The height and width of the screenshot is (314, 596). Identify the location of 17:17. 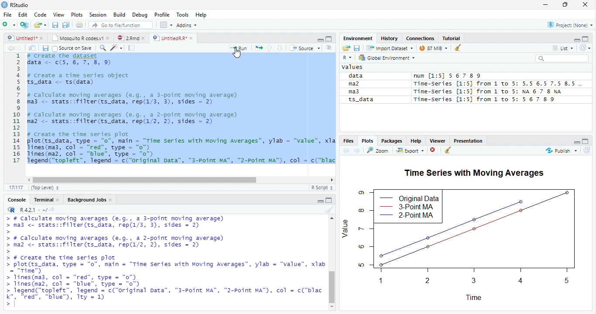
(16, 188).